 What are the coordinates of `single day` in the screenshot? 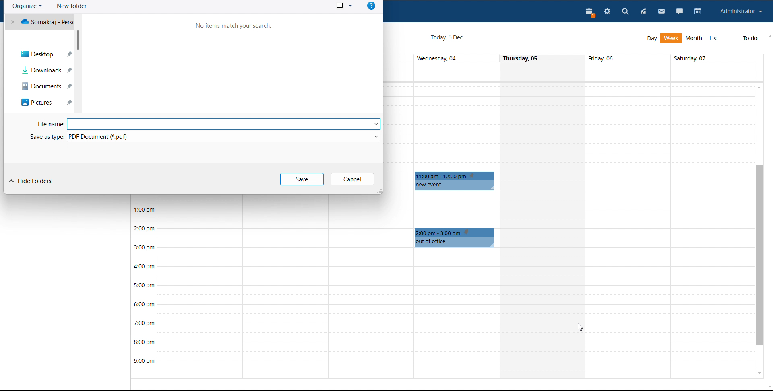 It's located at (544, 230).